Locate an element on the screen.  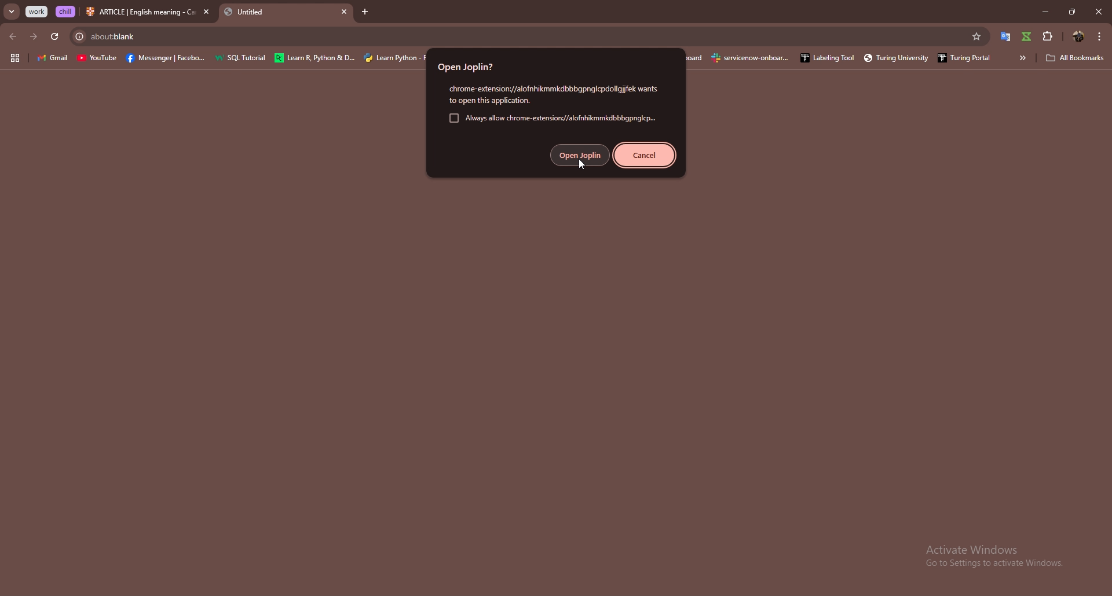
close is located at coordinates (1098, 11).